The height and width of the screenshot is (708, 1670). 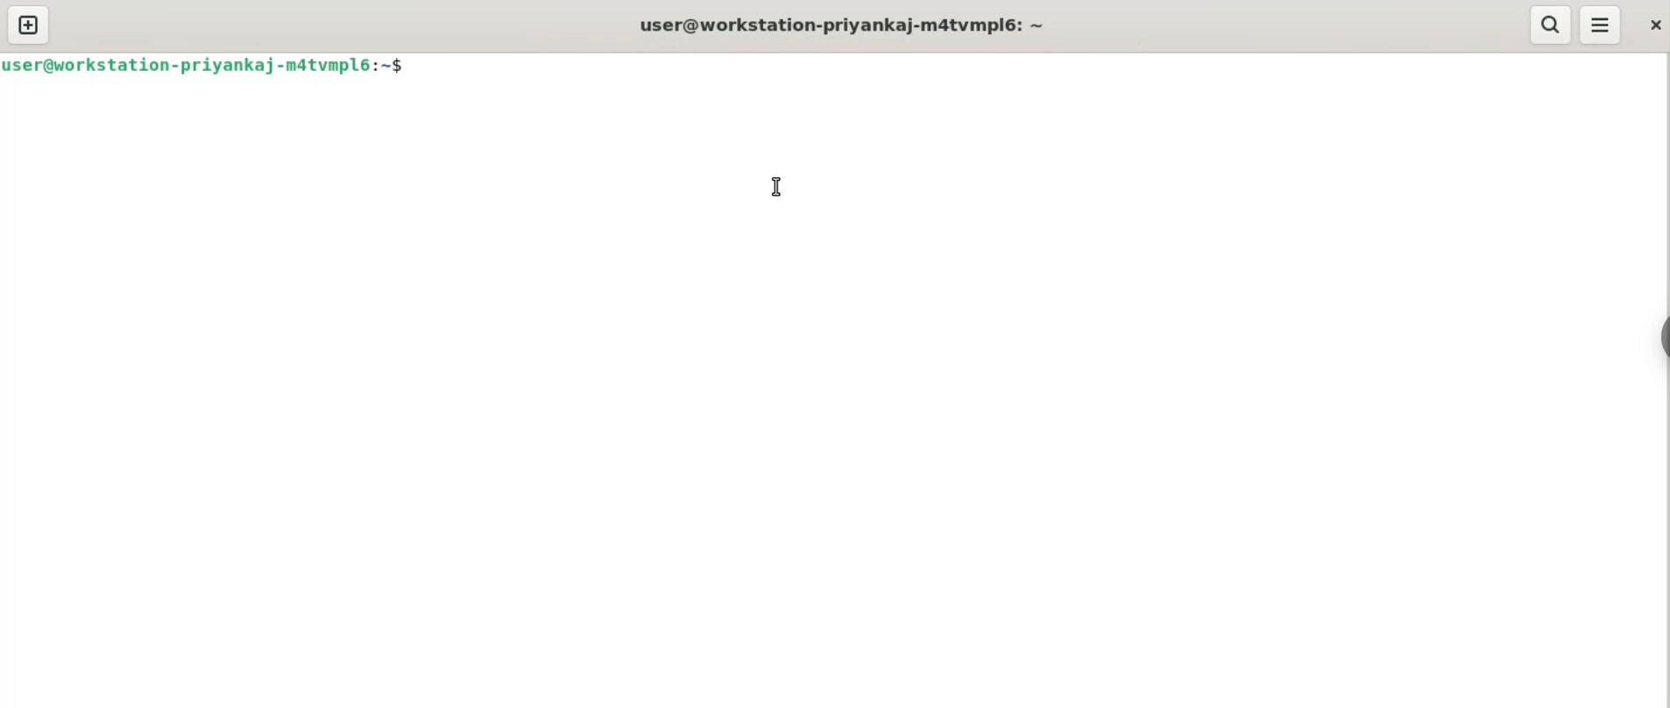 I want to click on cursor, so click(x=776, y=188).